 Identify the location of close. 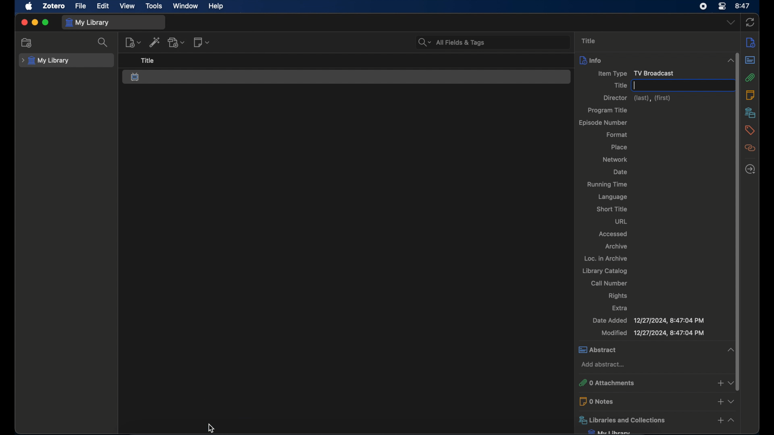
(24, 22).